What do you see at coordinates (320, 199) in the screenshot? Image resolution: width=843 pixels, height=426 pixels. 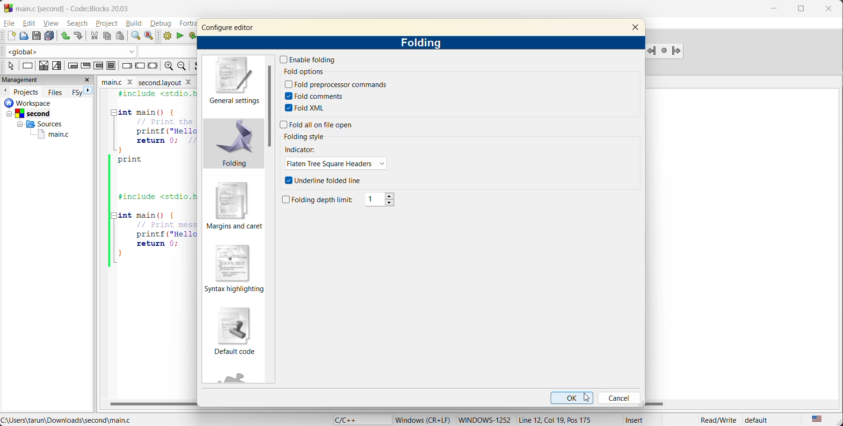 I see `folding depth limit` at bounding box center [320, 199].